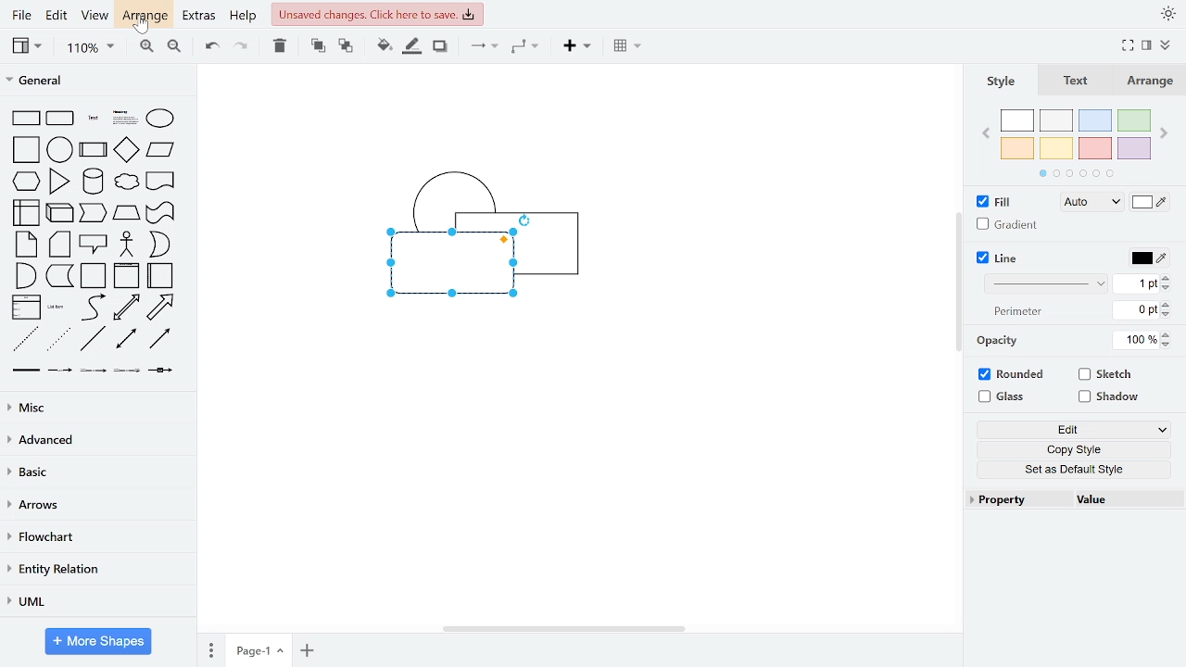  I want to click on heading, so click(124, 118).